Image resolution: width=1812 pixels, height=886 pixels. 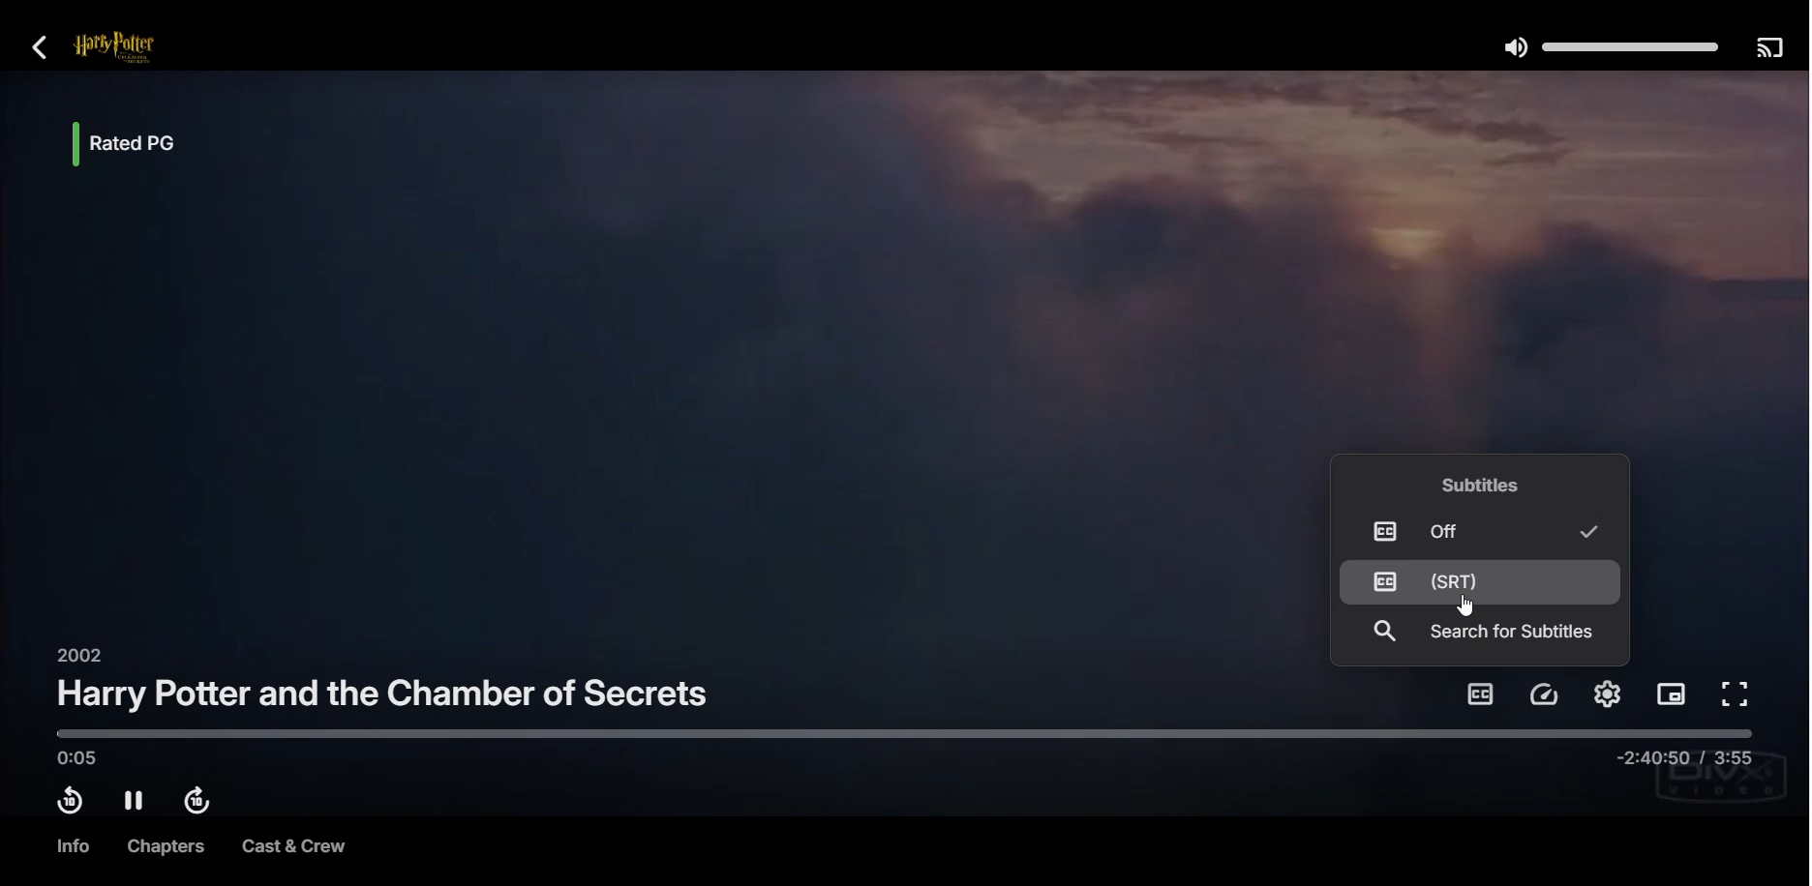 I want to click on Search for Subtitles, so click(x=1483, y=633).